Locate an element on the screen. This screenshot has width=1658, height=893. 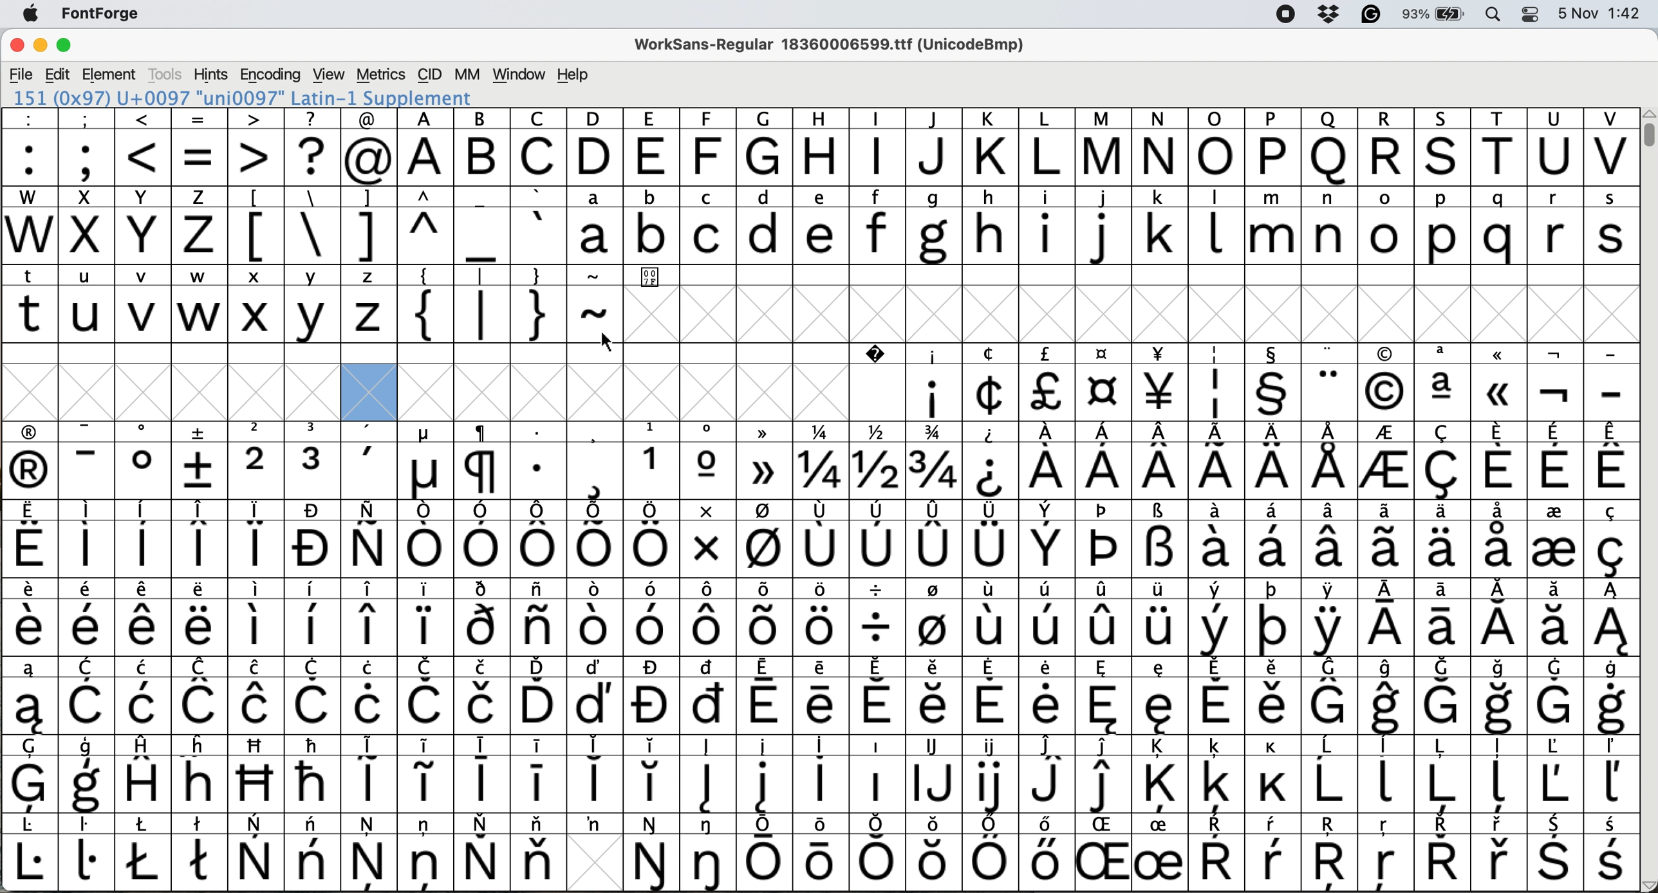
symbol is located at coordinates (144, 852).